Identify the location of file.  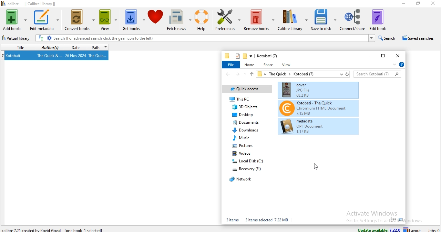
(231, 65).